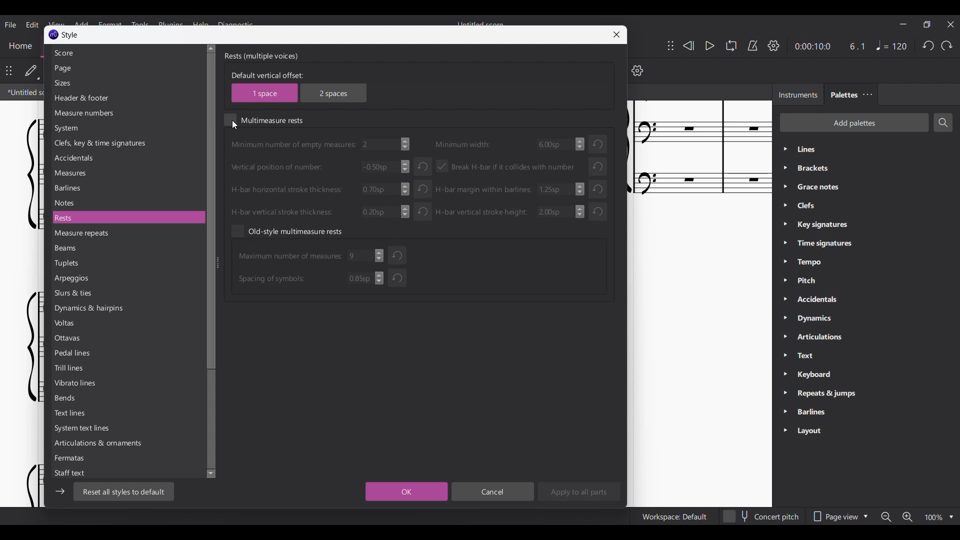 This screenshot has width=960, height=540. What do you see at coordinates (903, 24) in the screenshot?
I see `Minimize` at bounding box center [903, 24].